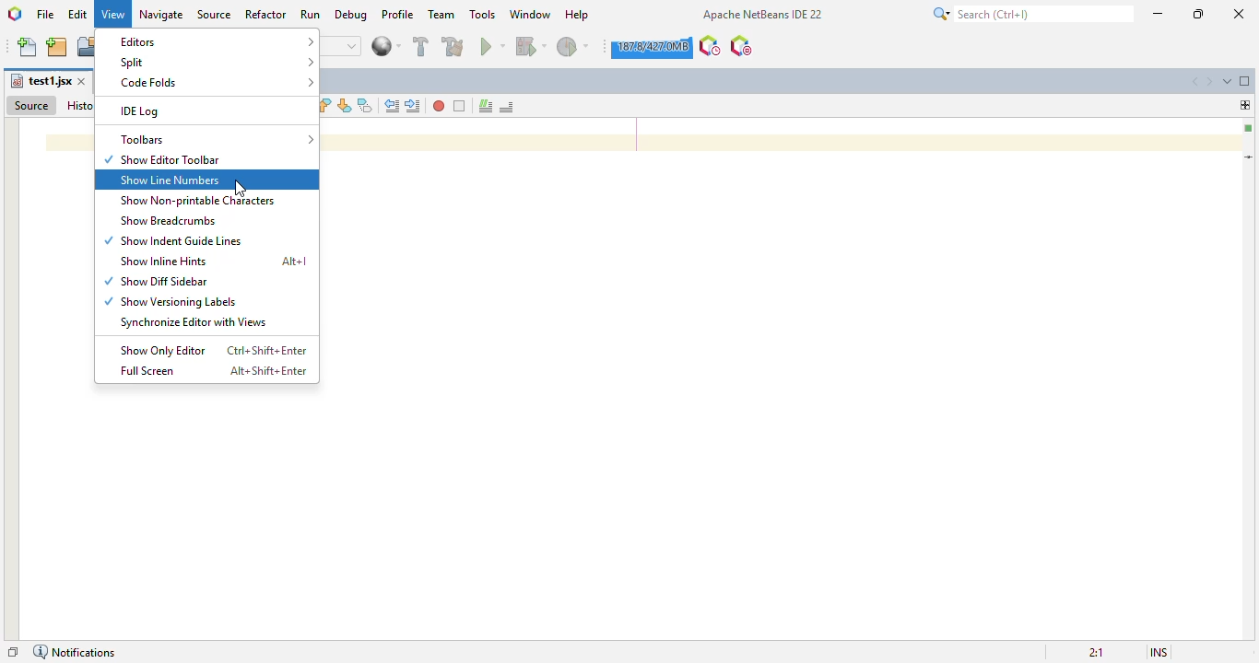 This screenshot has height=663, width=1259. Describe the element at coordinates (492, 46) in the screenshot. I see `run project` at that location.